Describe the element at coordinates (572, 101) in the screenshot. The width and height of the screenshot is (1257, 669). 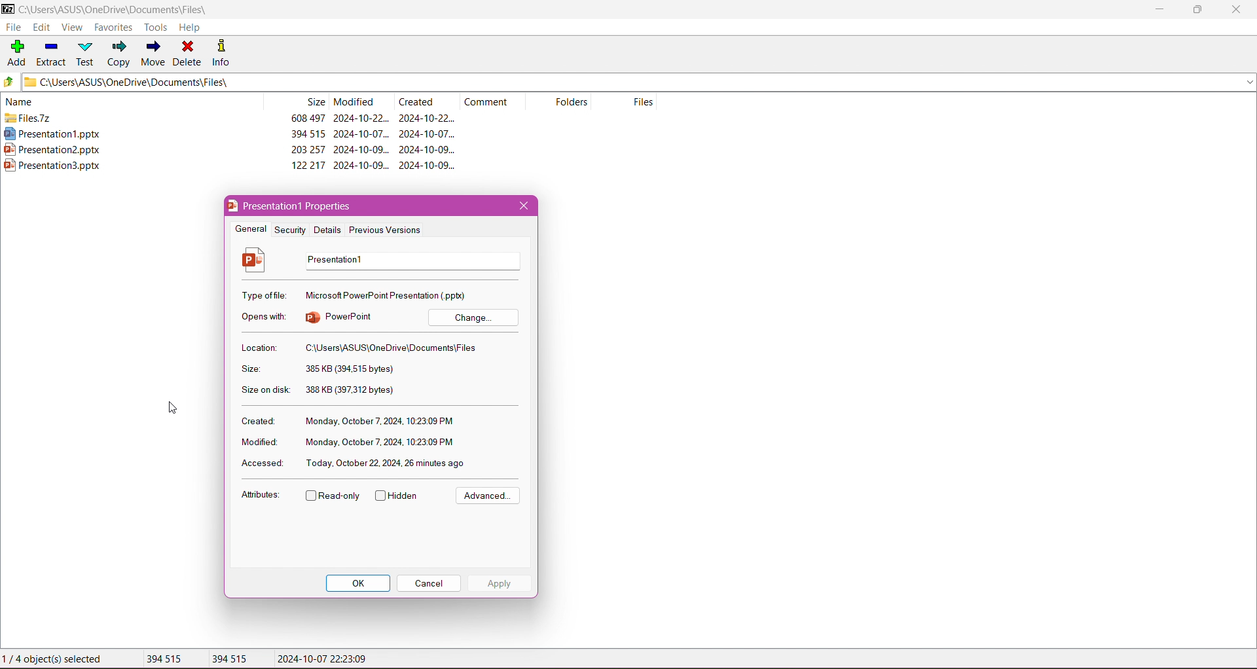
I see `folders` at that location.